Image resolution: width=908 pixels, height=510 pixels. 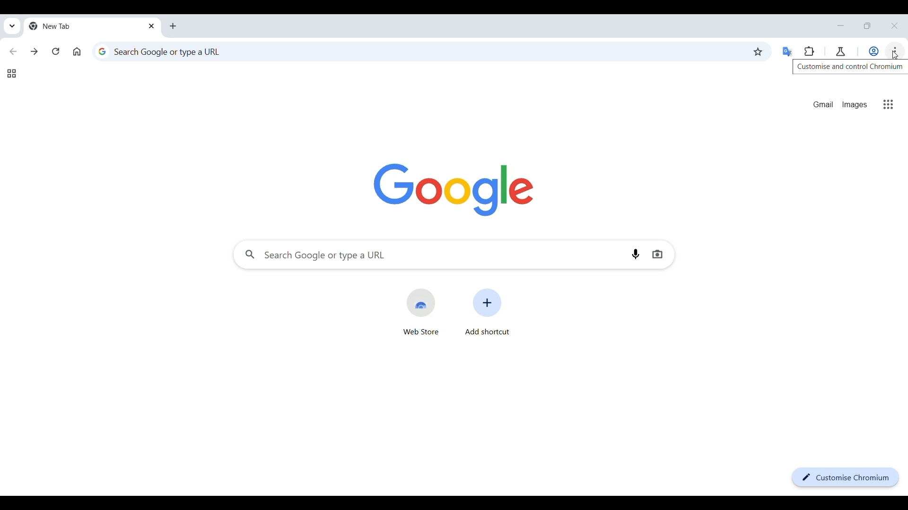 I want to click on Go forward, so click(x=35, y=51).